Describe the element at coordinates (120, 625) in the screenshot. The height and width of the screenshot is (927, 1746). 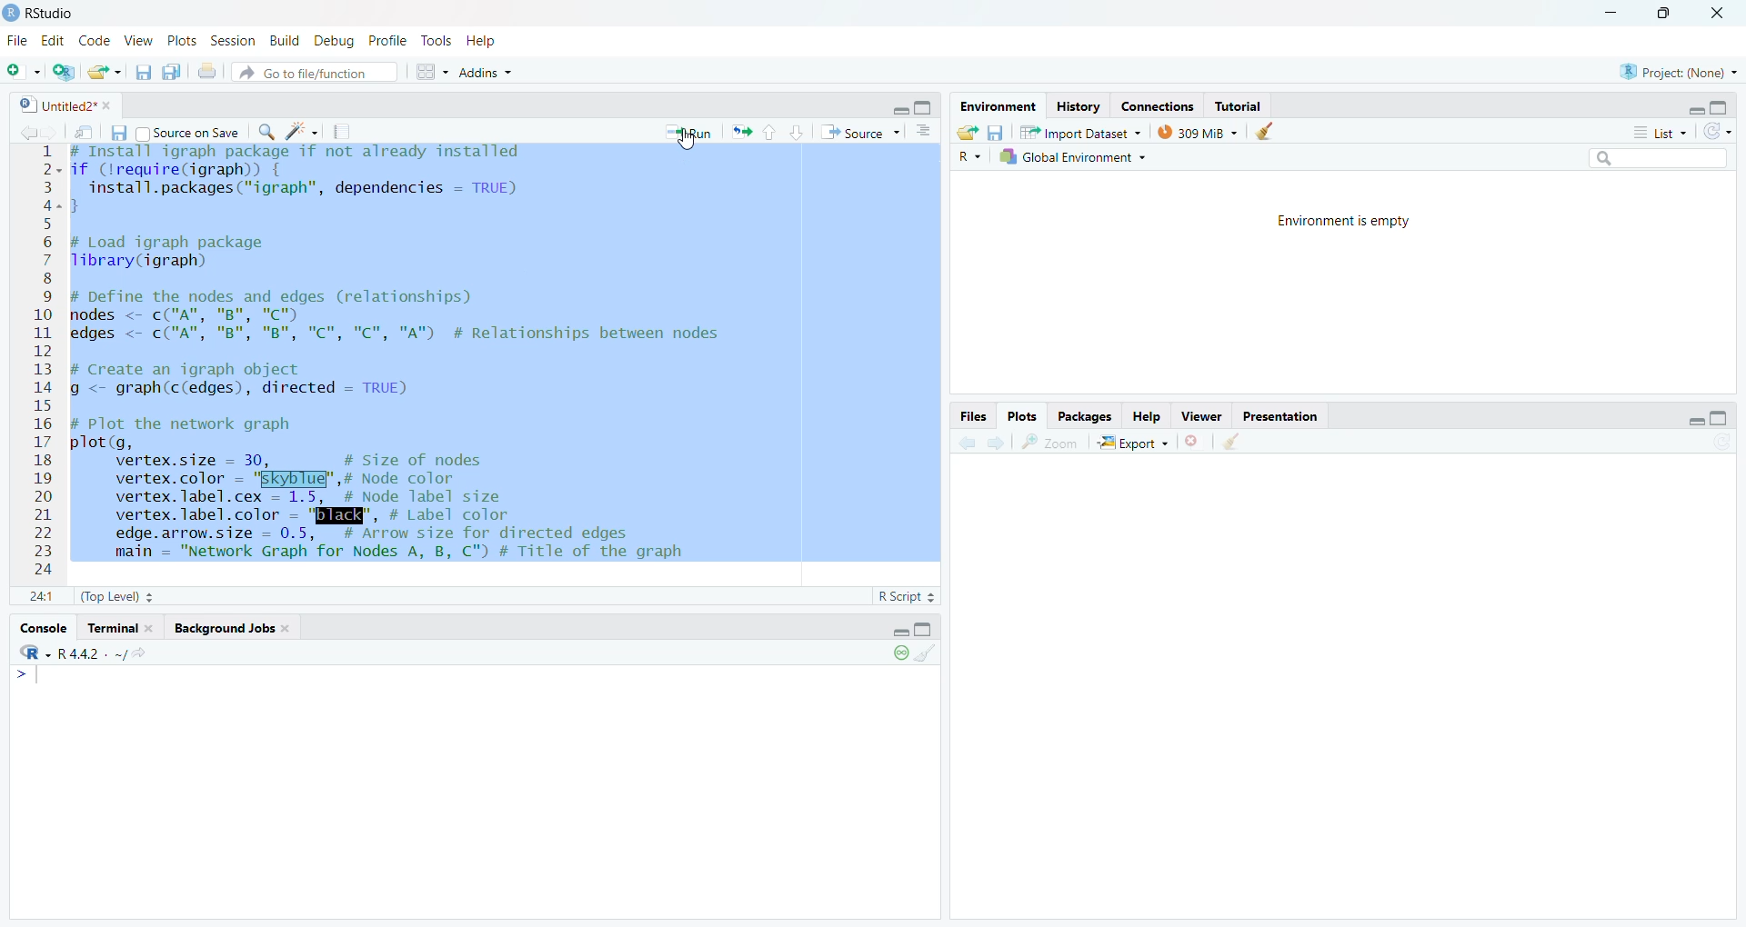
I see `Sarminal` at that location.